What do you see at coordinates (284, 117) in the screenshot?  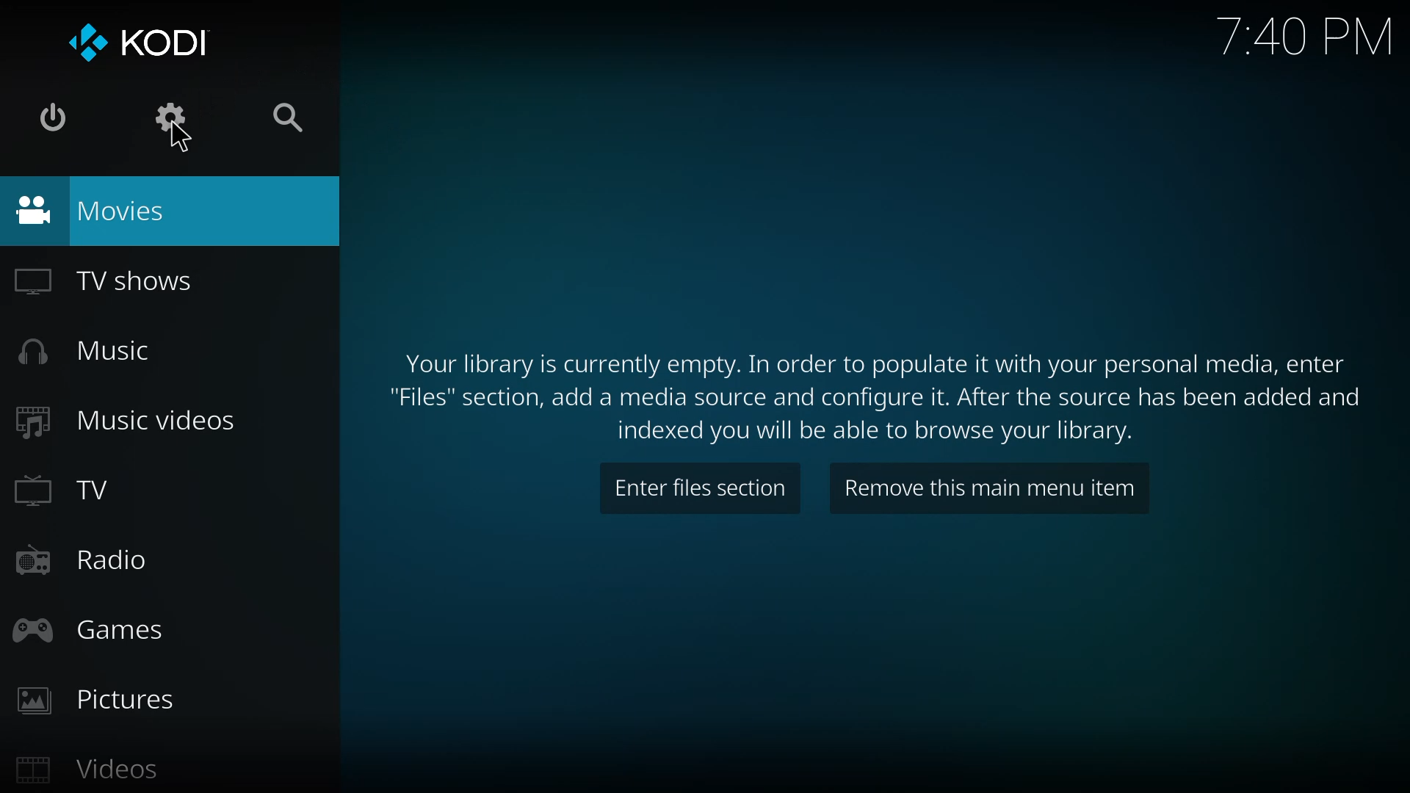 I see `search` at bounding box center [284, 117].